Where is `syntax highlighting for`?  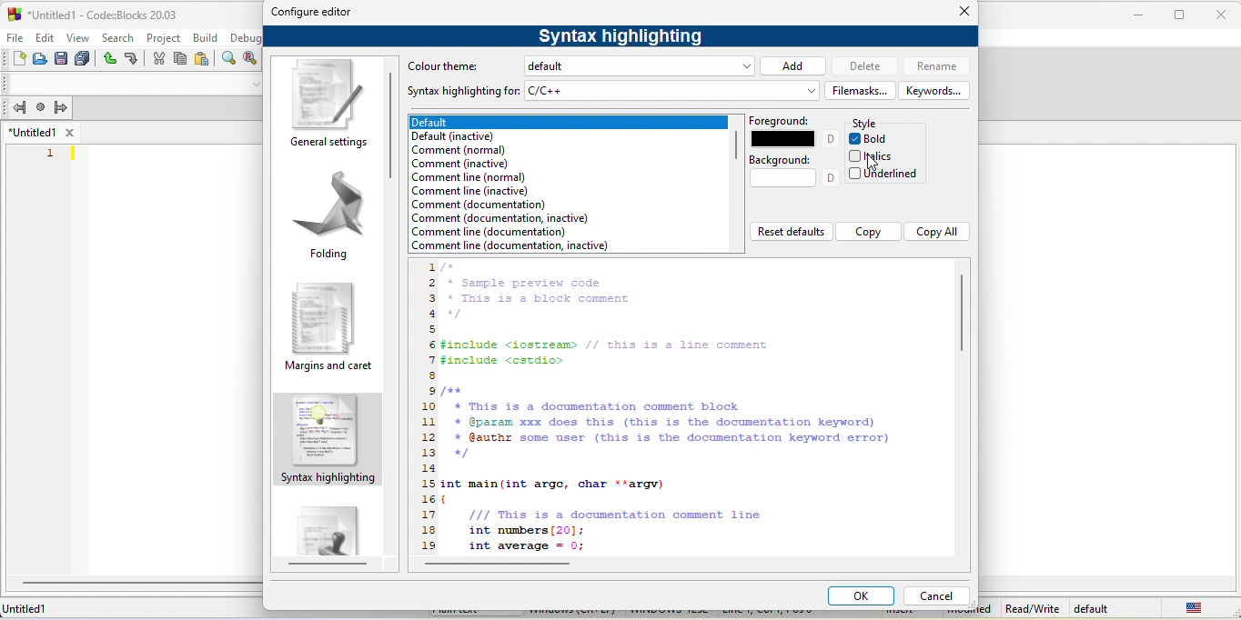
syntax highlighting for is located at coordinates (463, 92).